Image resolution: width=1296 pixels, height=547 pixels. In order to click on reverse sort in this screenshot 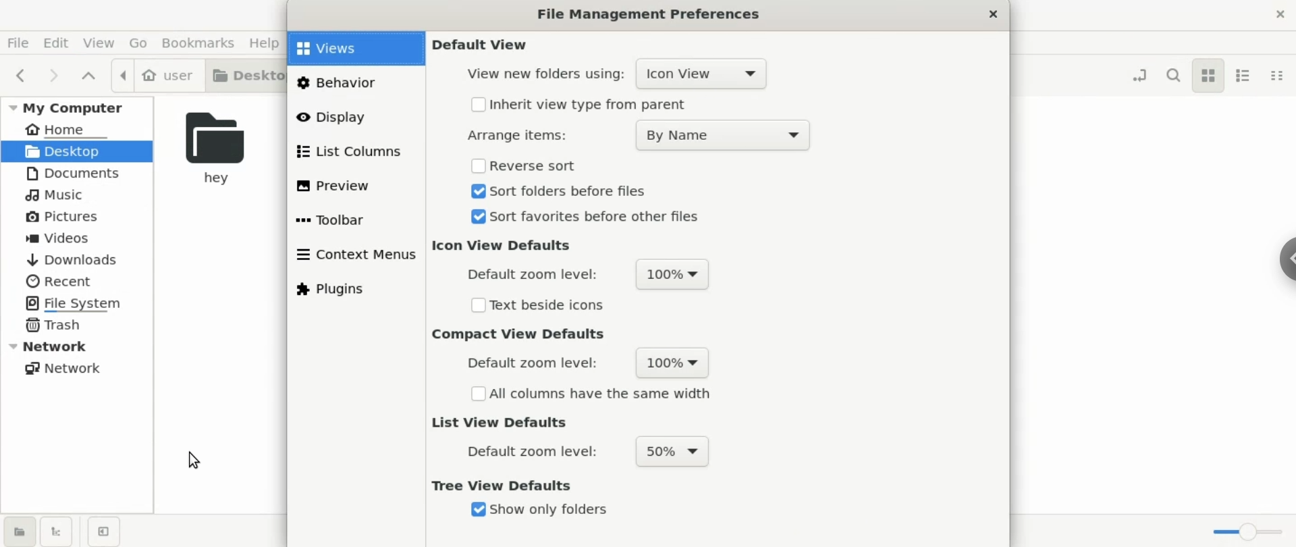, I will do `click(532, 165)`.